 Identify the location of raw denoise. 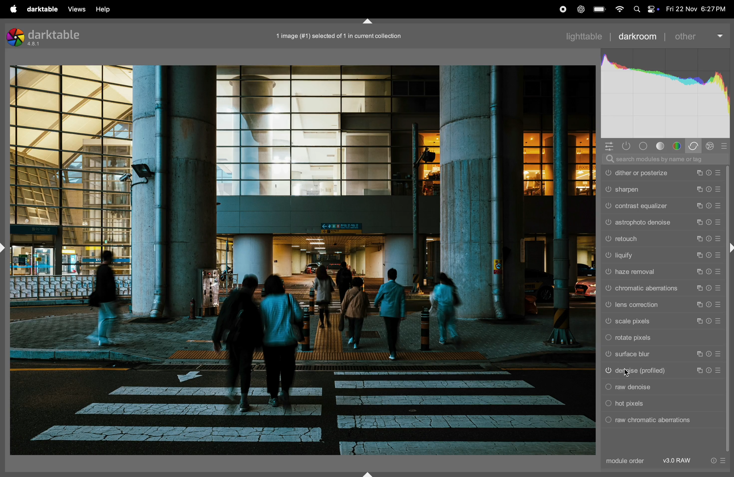
(661, 386).